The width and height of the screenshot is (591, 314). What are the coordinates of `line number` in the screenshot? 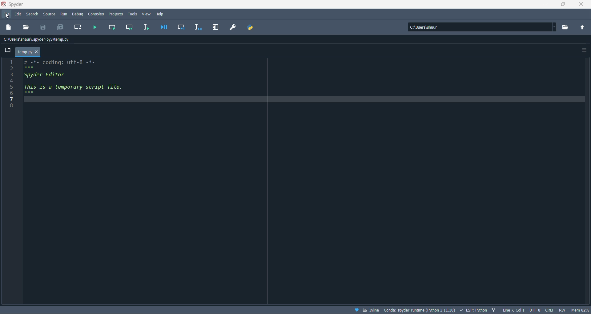 It's located at (12, 86).